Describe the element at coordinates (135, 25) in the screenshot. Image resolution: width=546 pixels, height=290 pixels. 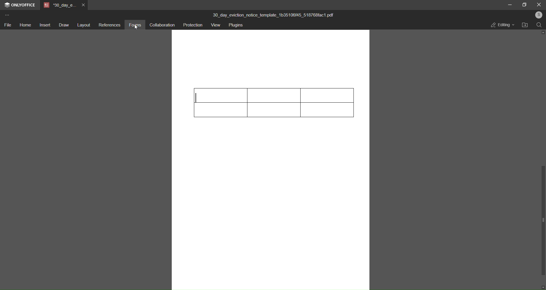
I see `forms` at that location.